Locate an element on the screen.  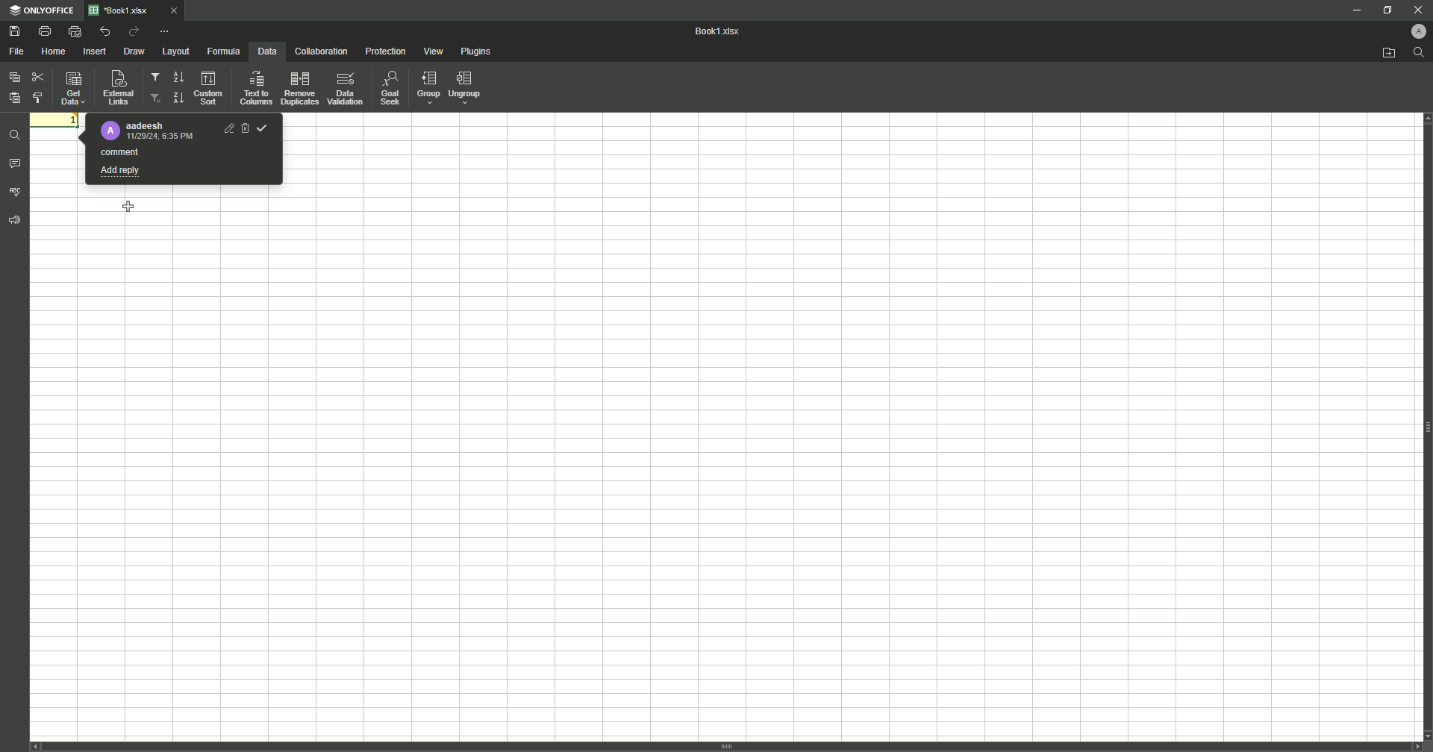
Remove Filter is located at coordinates (156, 98).